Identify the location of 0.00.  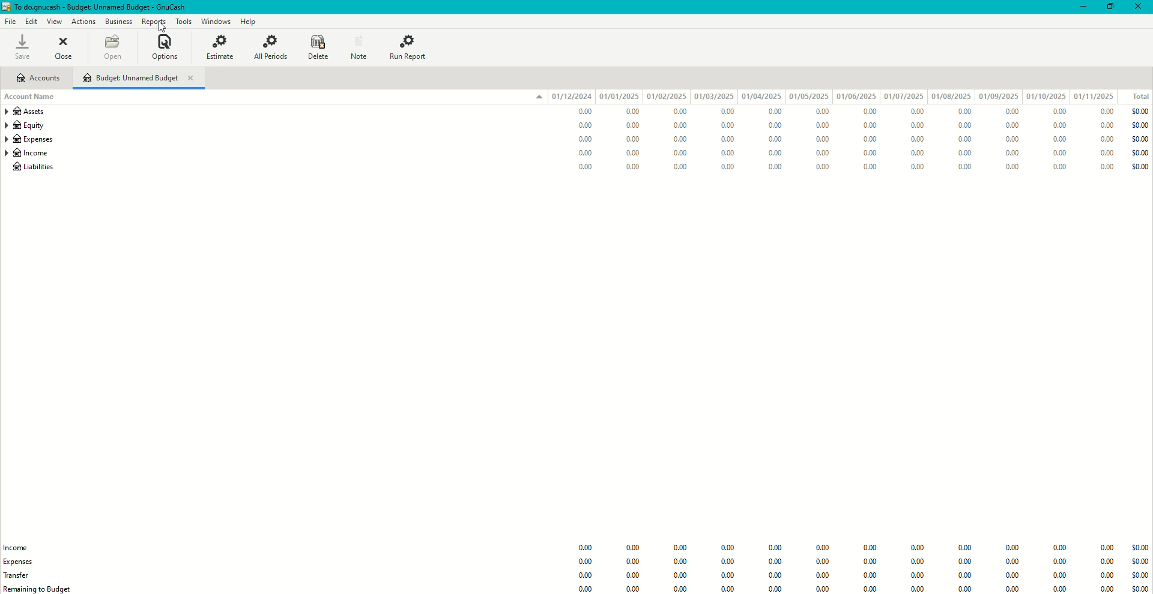
(775, 154).